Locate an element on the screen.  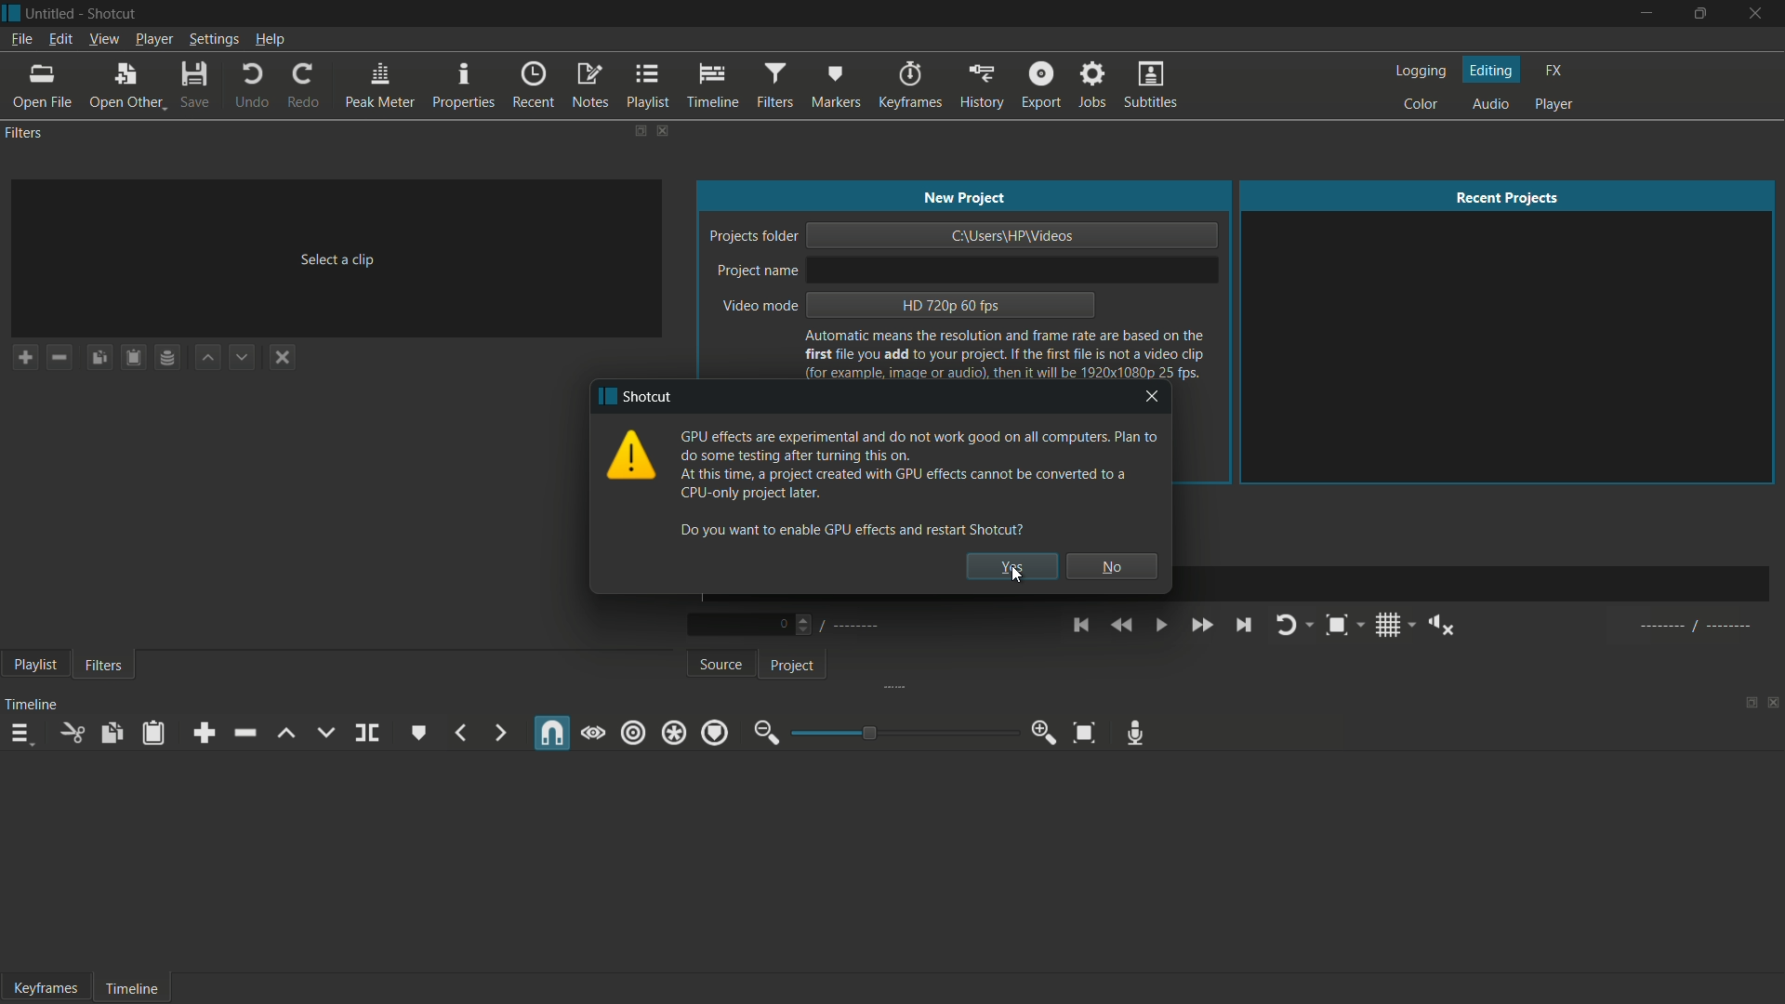
append is located at coordinates (204, 734).